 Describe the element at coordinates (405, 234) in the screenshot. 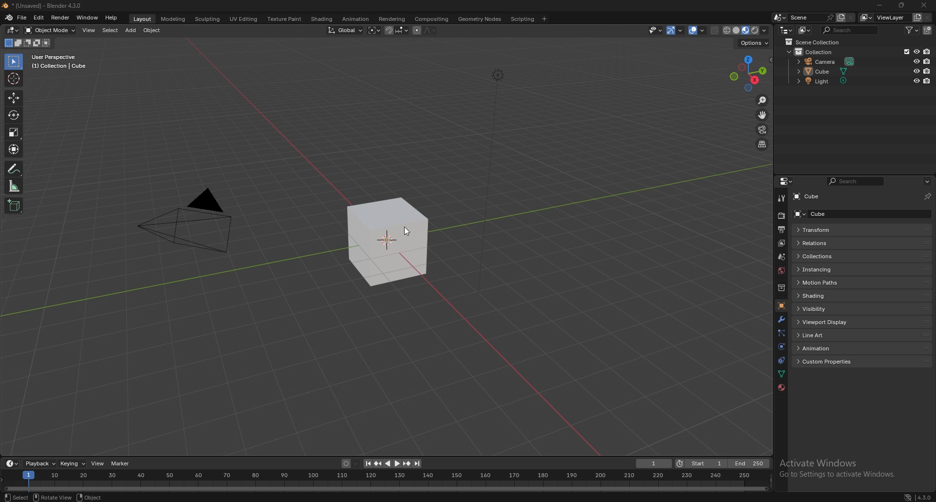

I see `cursor` at that location.